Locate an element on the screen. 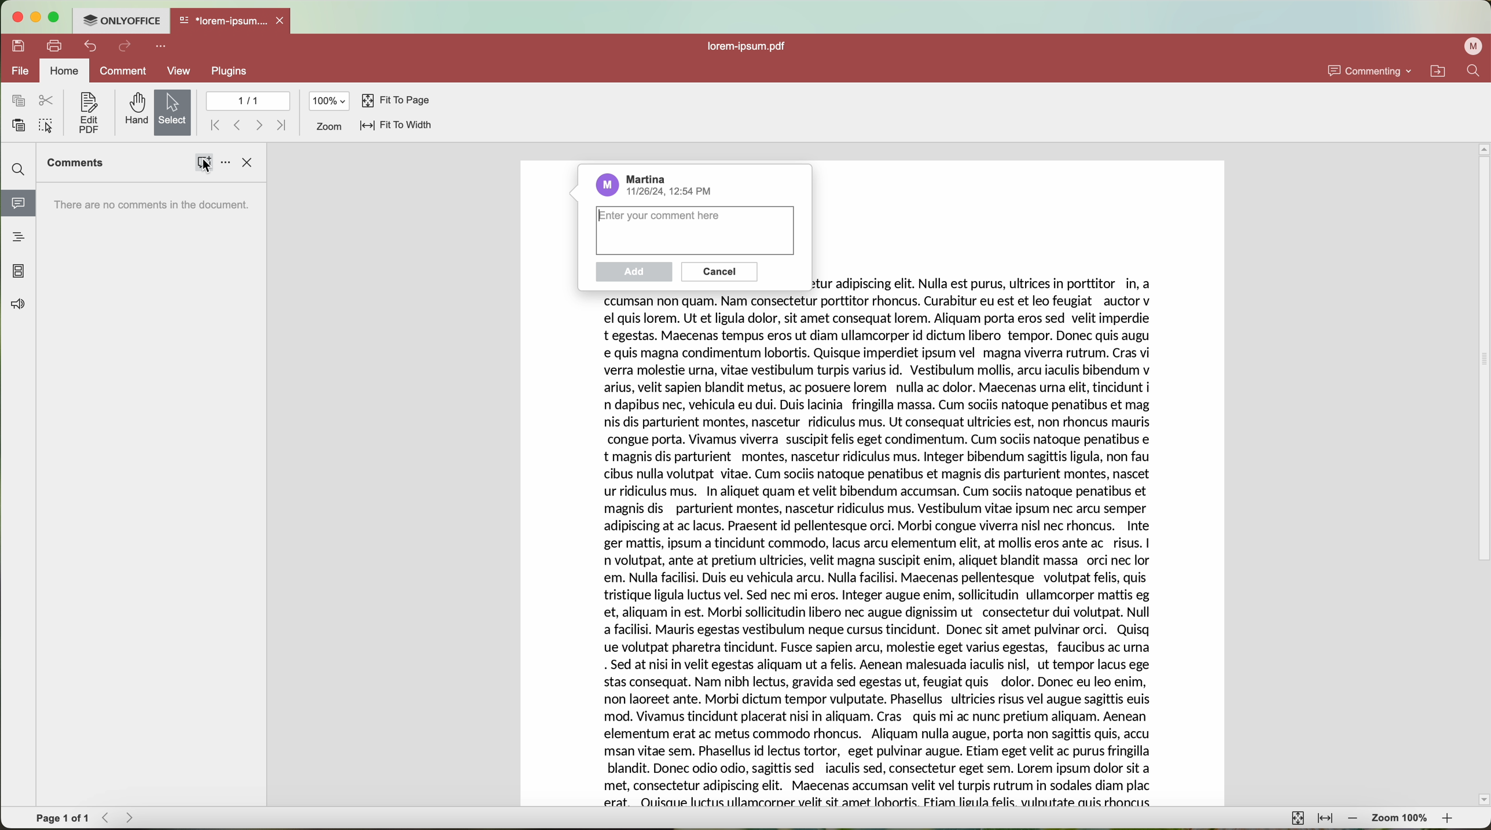 The height and width of the screenshot is (830, 1491). cursor is located at coordinates (208, 168).